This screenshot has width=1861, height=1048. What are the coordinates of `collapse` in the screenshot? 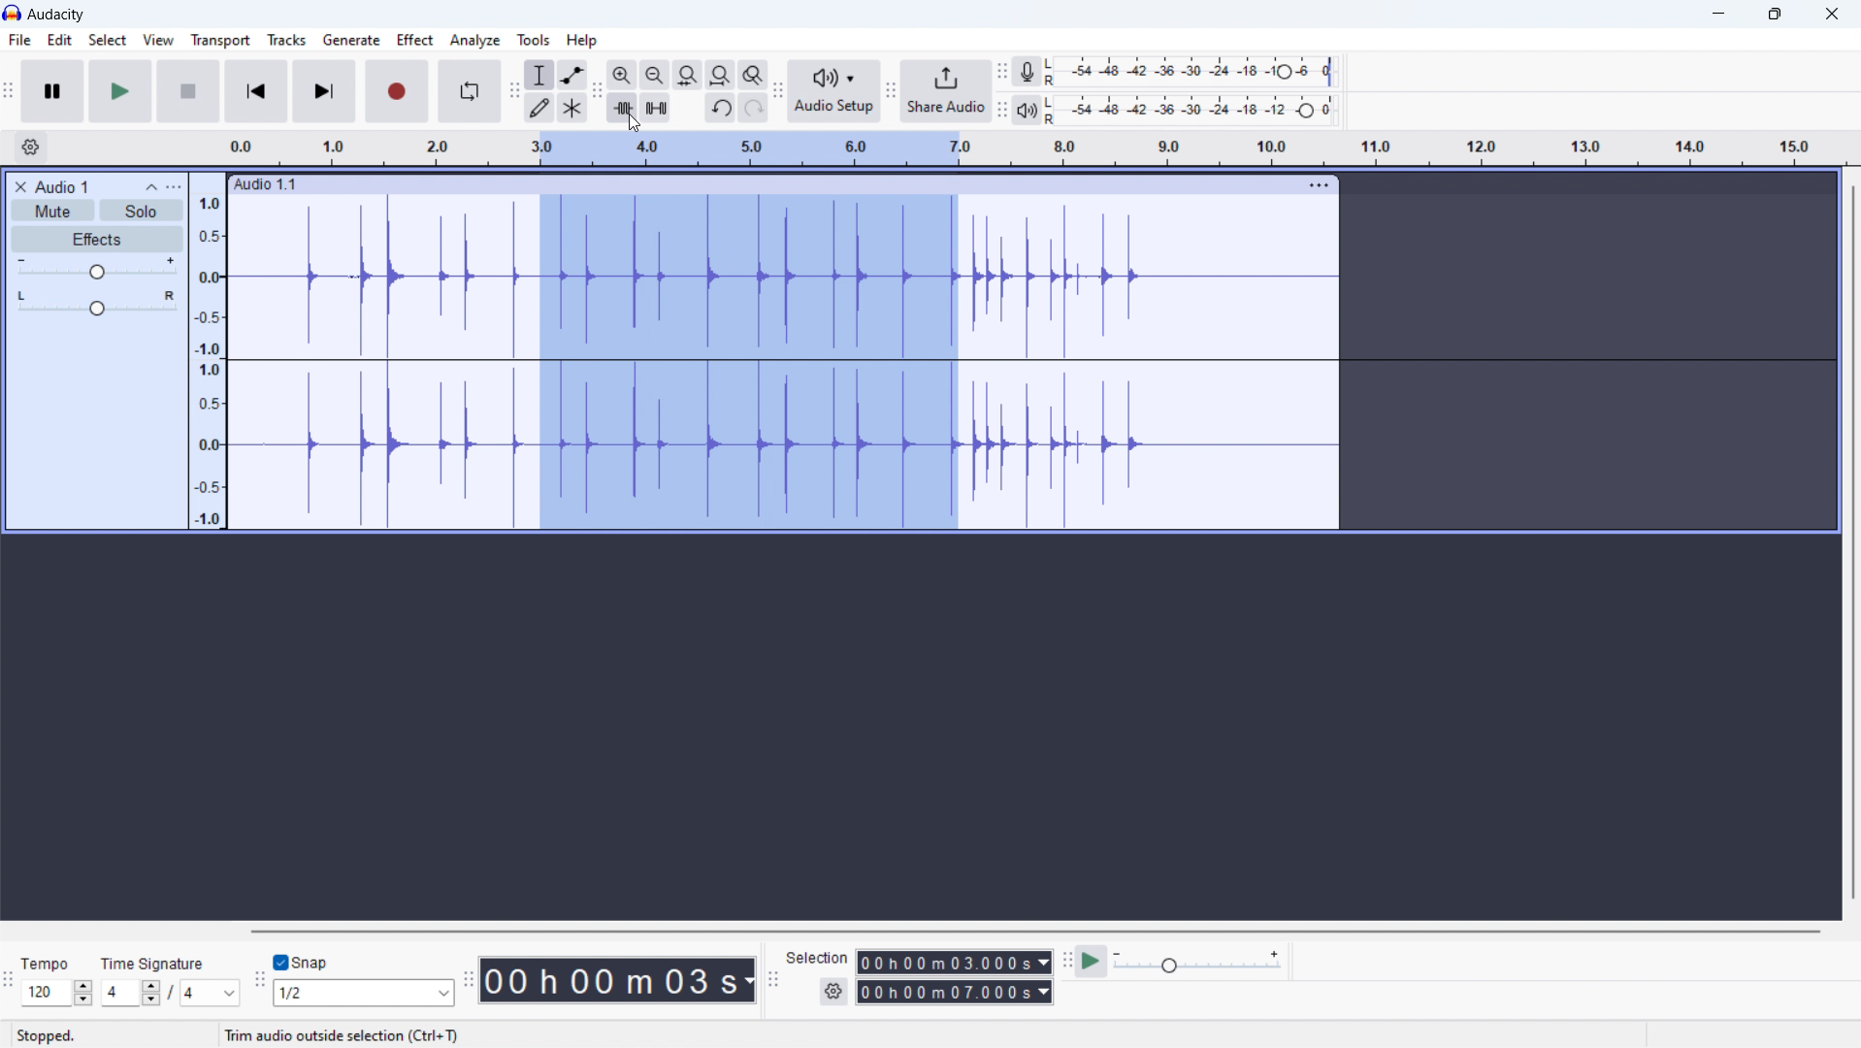 It's located at (151, 187).